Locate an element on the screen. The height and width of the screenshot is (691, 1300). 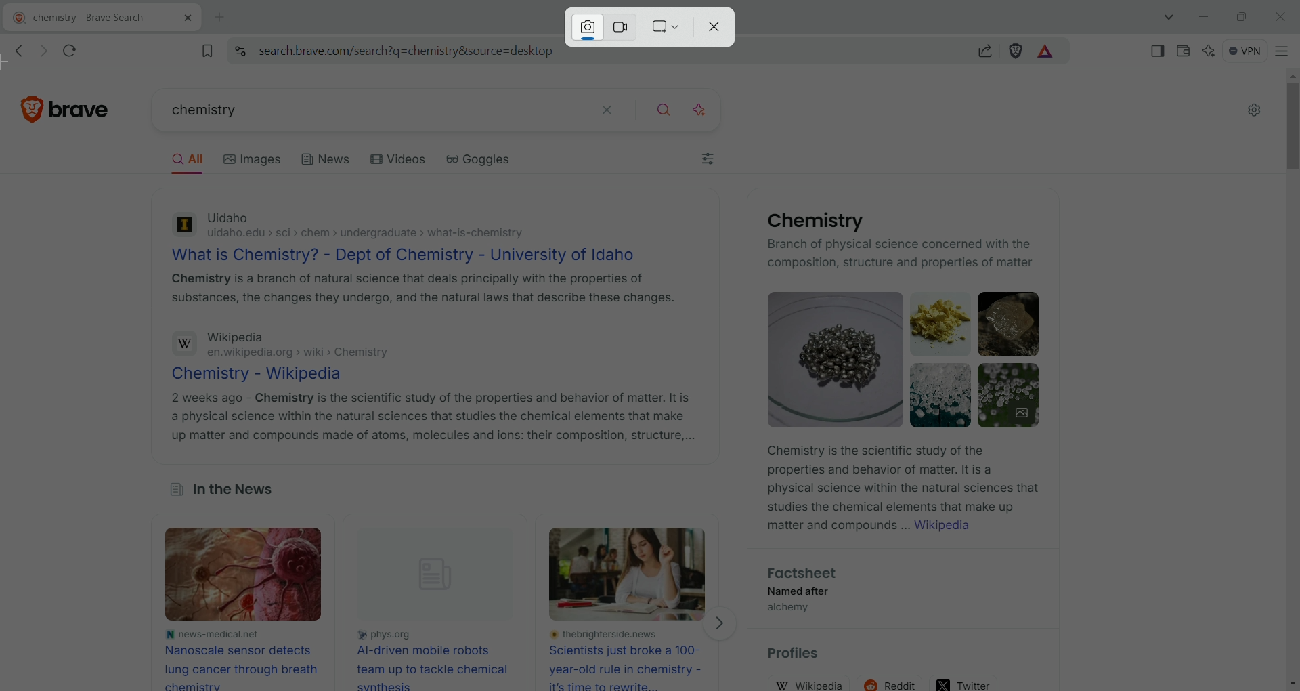
chemistry is located at coordinates (356, 112).